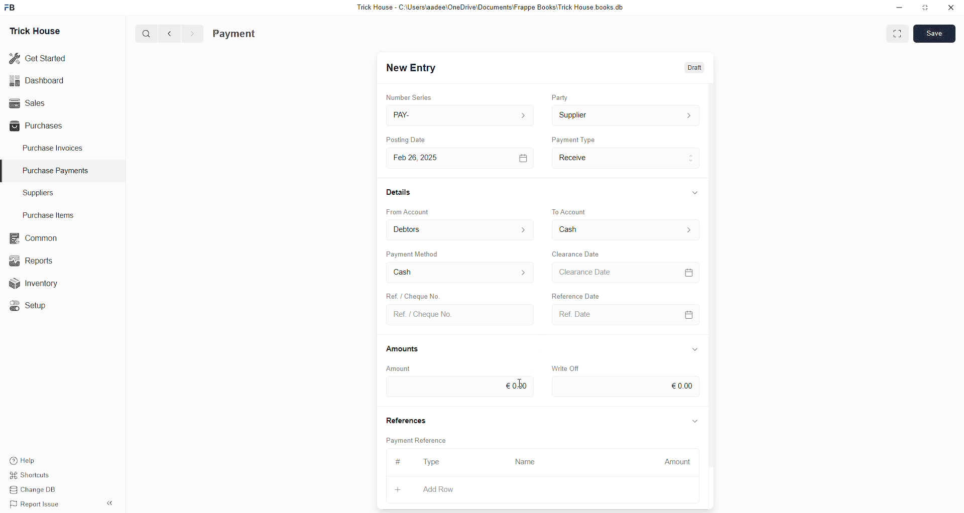 Image resolution: width=964 pixels, height=513 pixels. What do you see at coordinates (33, 489) in the screenshot?
I see `Change DB` at bounding box center [33, 489].